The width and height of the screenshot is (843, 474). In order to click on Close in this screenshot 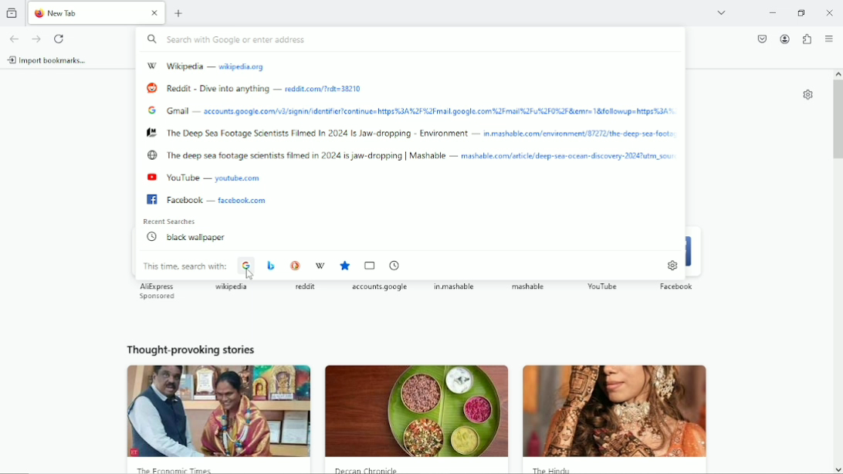, I will do `click(829, 13)`.